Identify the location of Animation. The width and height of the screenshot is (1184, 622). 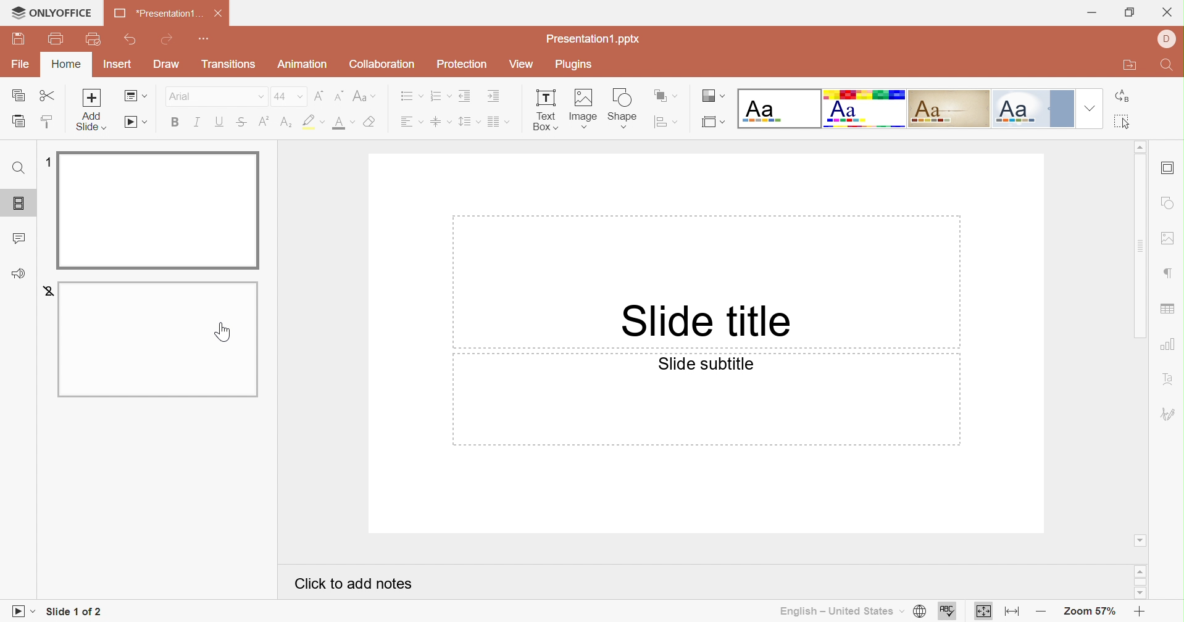
(304, 64).